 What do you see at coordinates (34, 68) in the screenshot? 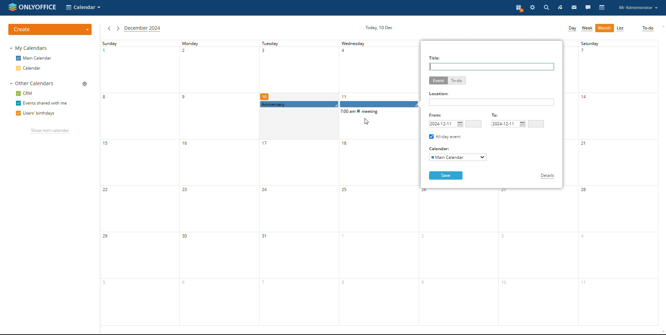
I see `calendar` at bounding box center [34, 68].